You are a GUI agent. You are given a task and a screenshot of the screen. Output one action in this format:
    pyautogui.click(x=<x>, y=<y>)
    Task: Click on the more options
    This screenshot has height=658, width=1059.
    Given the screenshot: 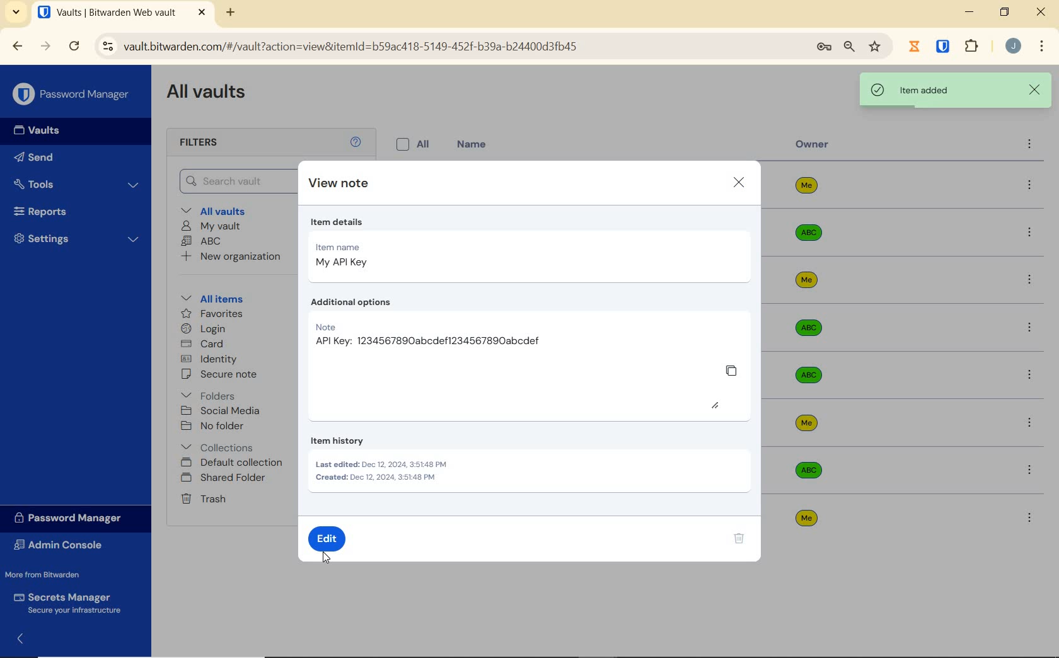 What is the action you would take?
    pyautogui.click(x=1030, y=186)
    